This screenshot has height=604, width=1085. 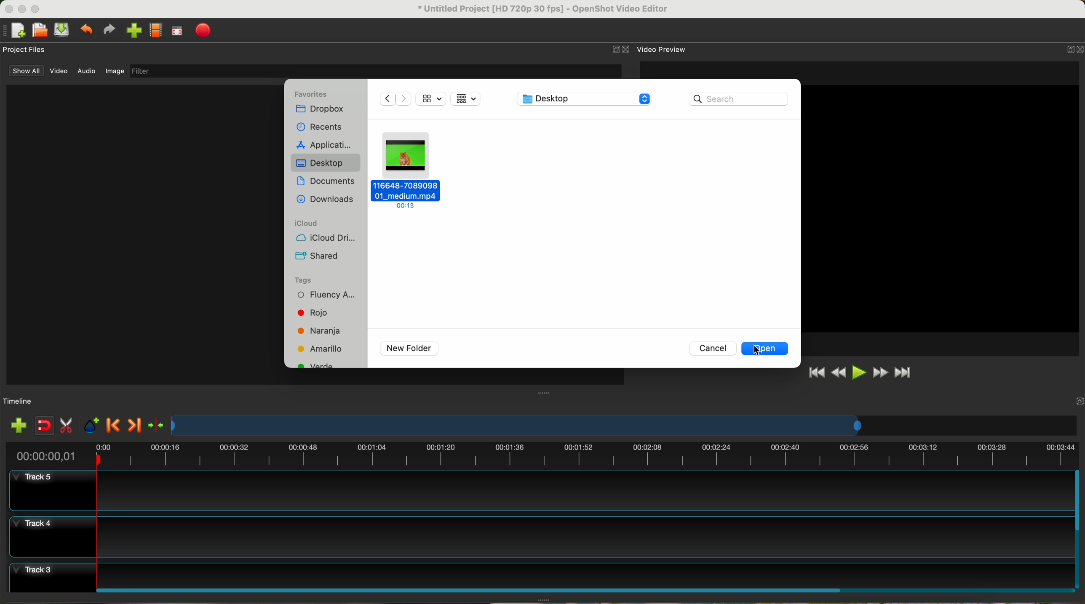 What do you see at coordinates (1078, 529) in the screenshot?
I see `scroll bar` at bounding box center [1078, 529].